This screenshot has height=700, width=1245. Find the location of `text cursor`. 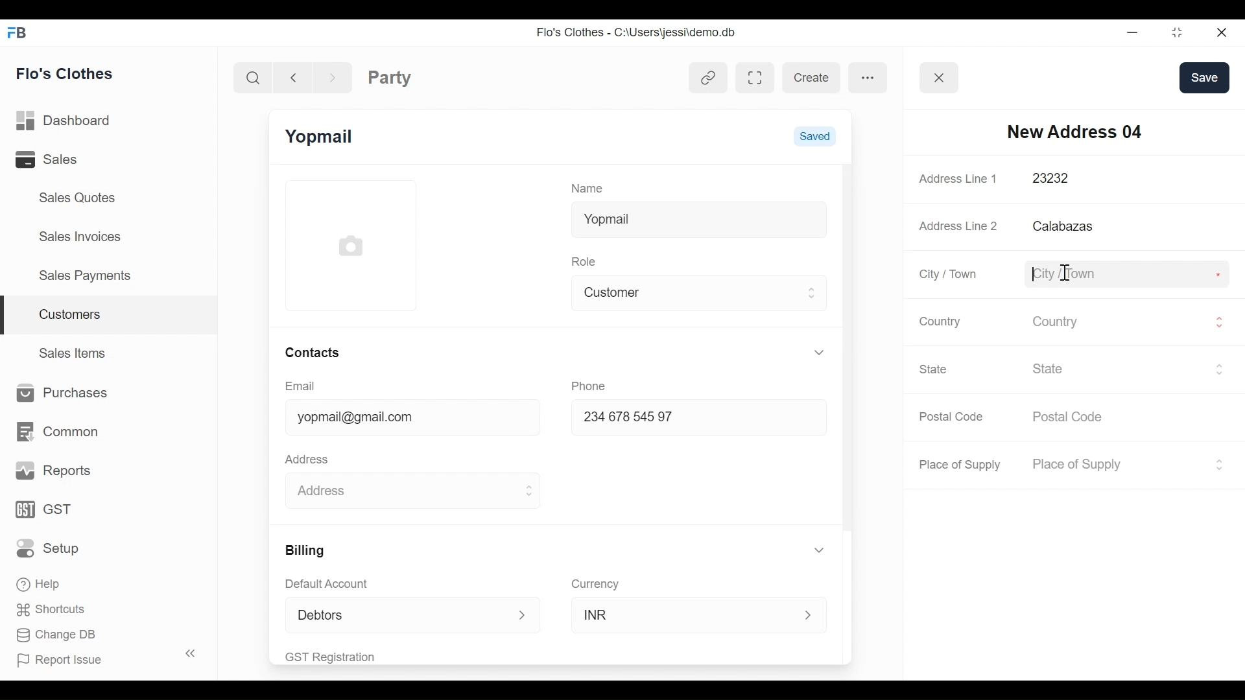

text cursor is located at coordinates (1063, 273).